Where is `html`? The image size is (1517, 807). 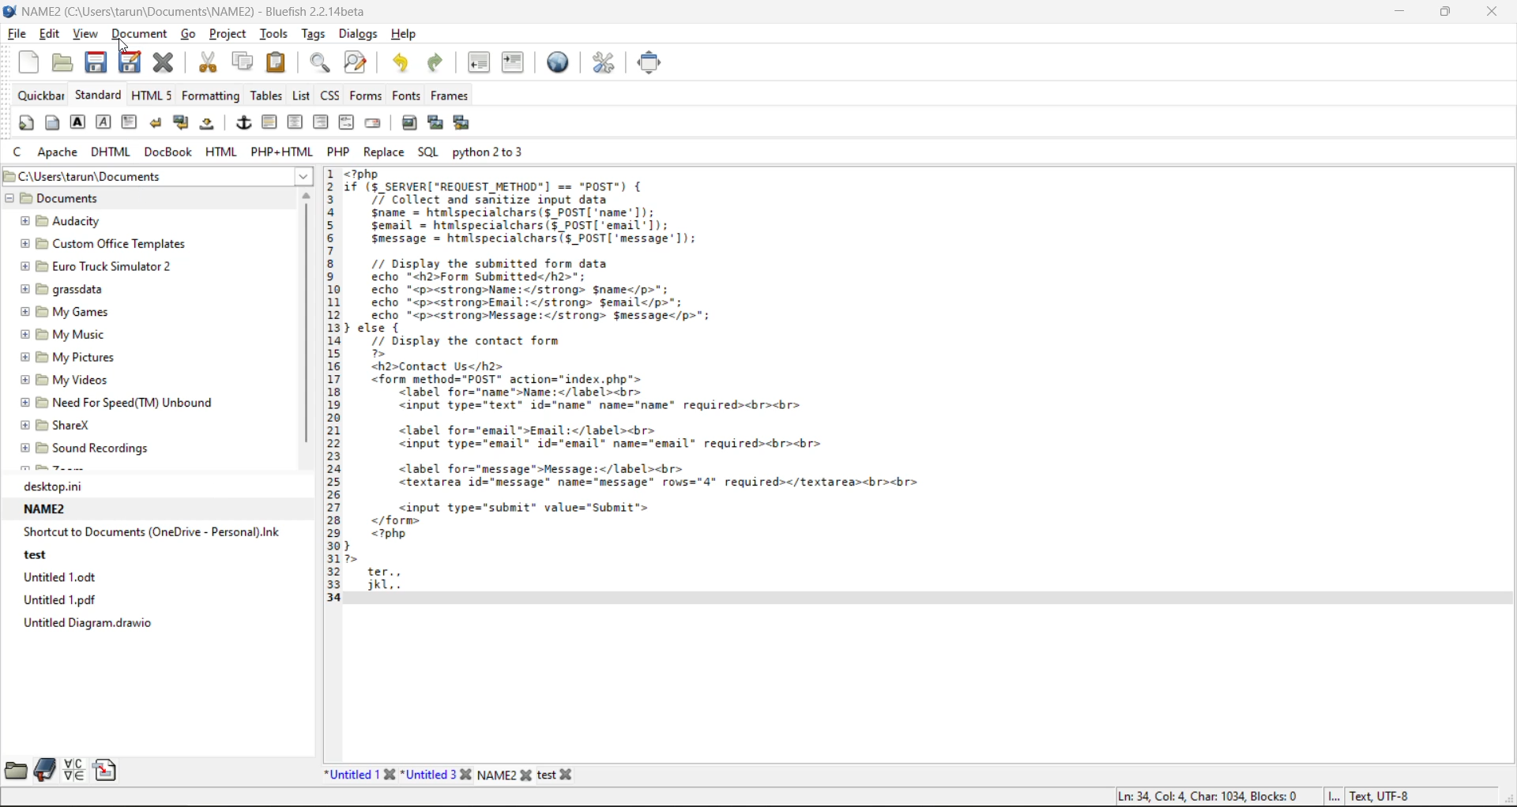 html is located at coordinates (222, 152).